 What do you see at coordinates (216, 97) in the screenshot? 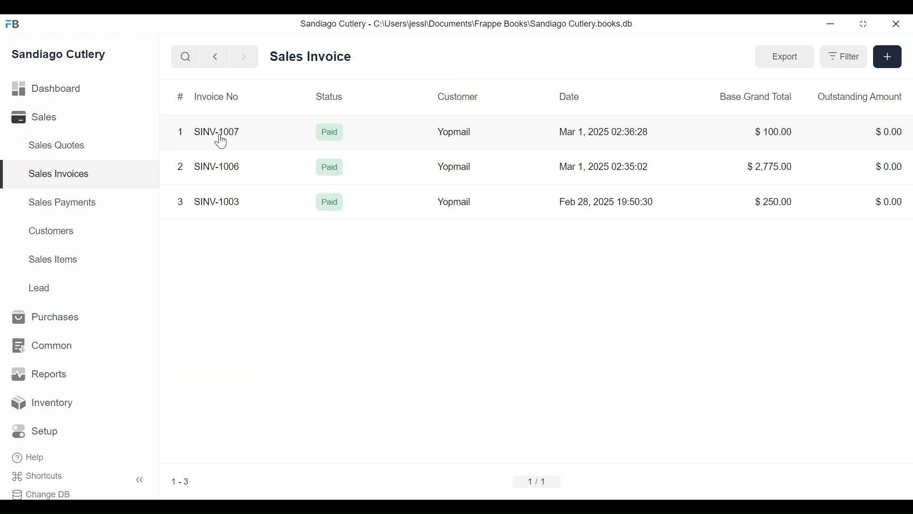
I see `Invoice No` at bounding box center [216, 97].